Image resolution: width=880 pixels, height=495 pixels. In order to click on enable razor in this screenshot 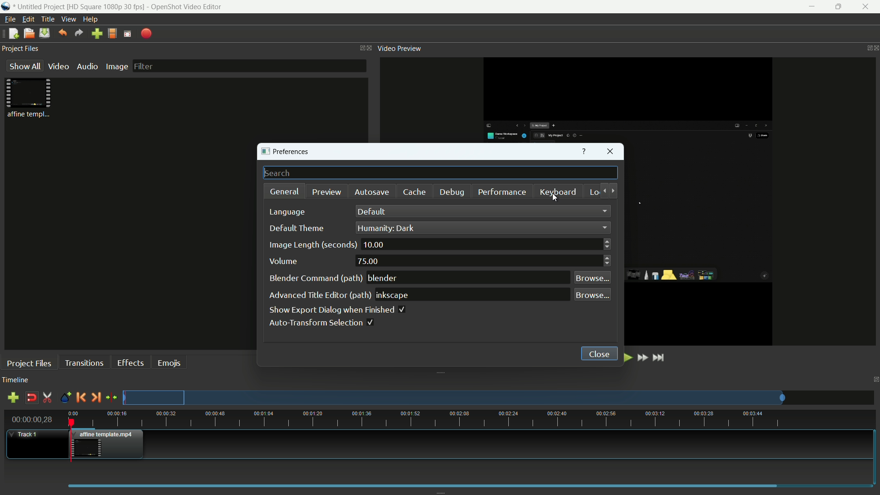, I will do `click(47, 398)`.